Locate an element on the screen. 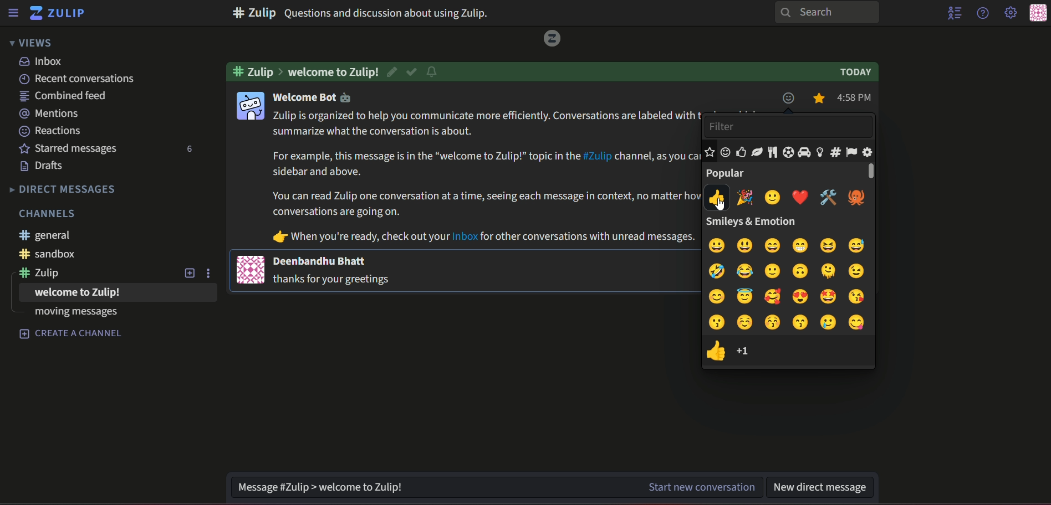  emoji is located at coordinates (789, 244).